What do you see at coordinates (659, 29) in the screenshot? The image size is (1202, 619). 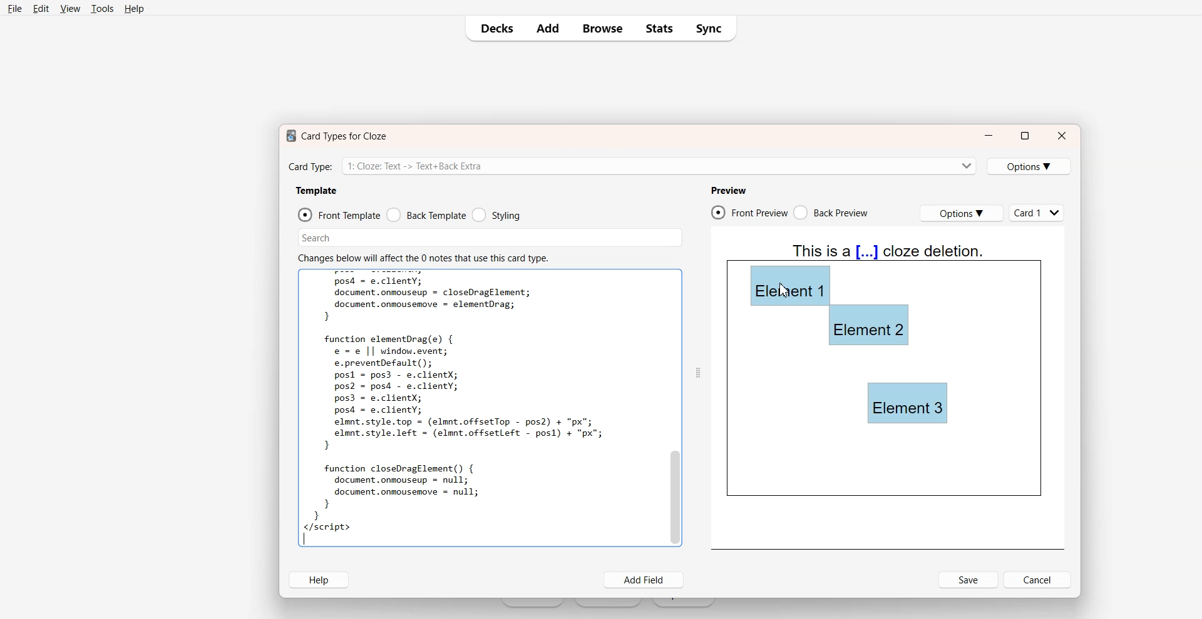 I see `Stats` at bounding box center [659, 29].